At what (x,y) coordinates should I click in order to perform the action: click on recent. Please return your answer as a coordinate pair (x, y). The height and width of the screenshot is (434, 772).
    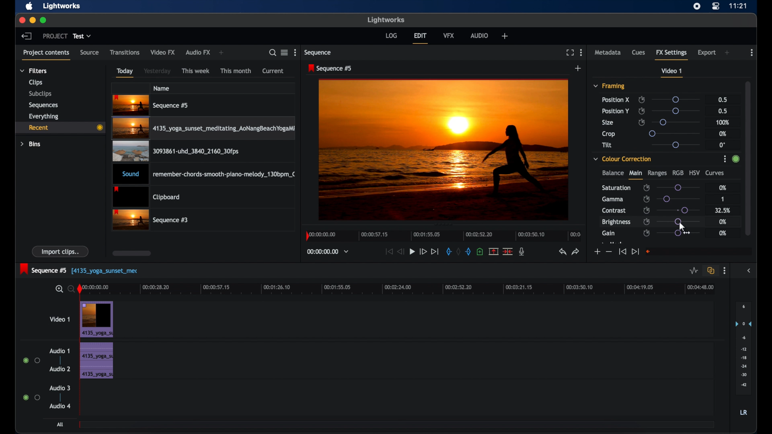
    Looking at the image, I should click on (60, 128).